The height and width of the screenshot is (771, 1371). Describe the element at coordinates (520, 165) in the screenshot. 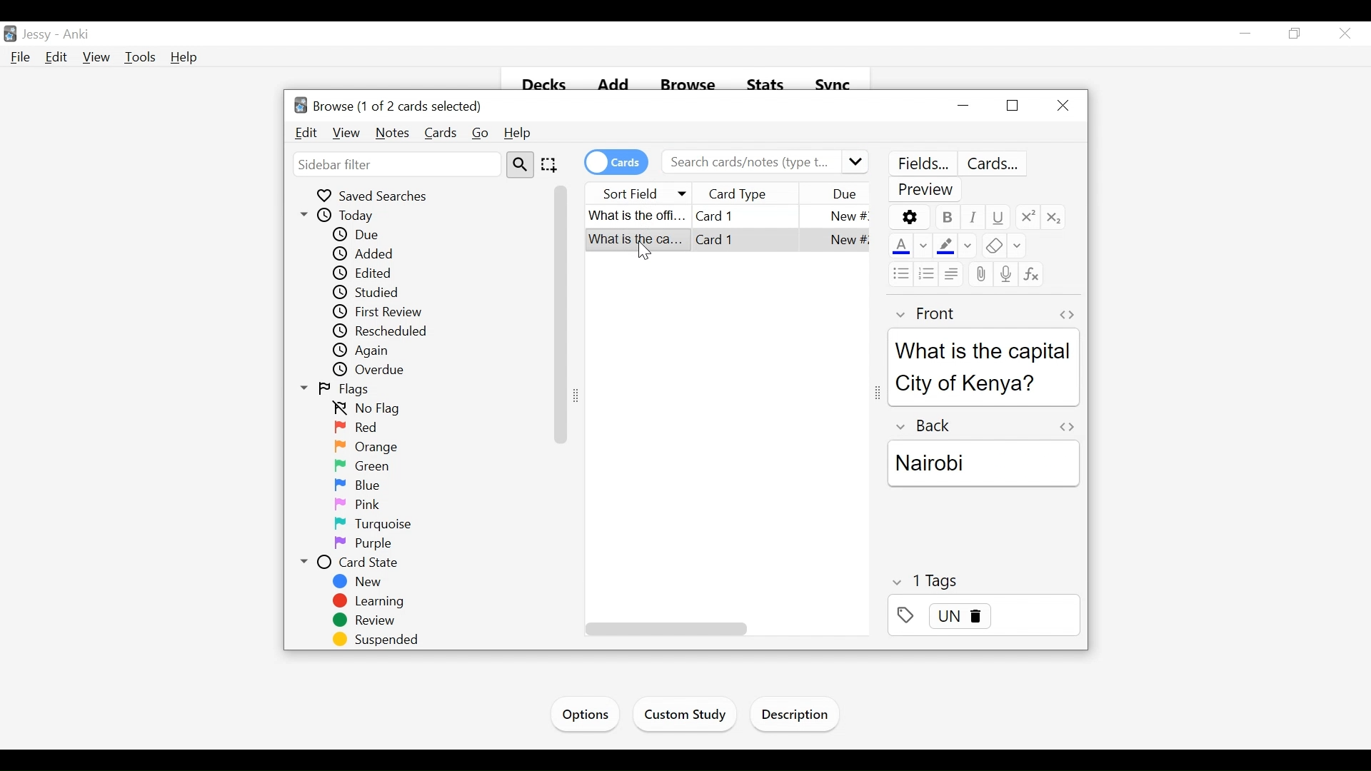

I see `Search Tool` at that location.